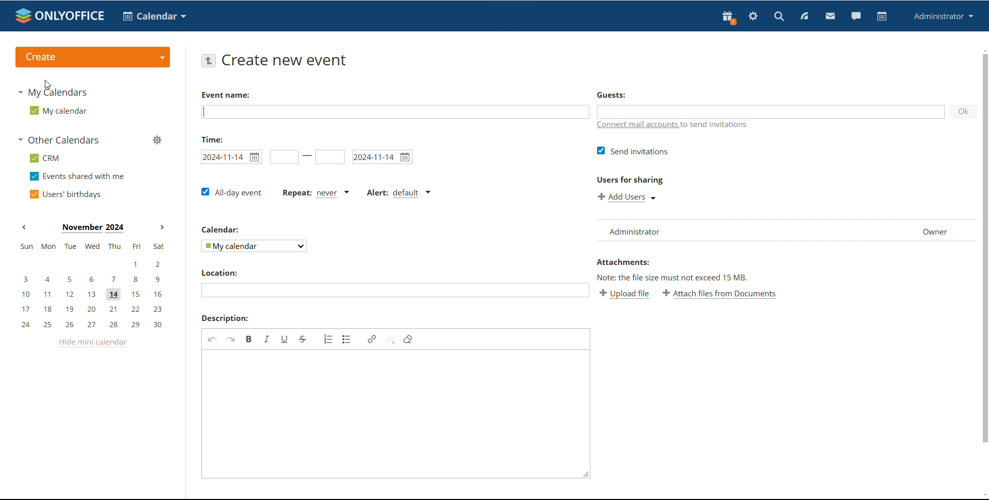 The width and height of the screenshot is (989, 500). What do you see at coordinates (92, 278) in the screenshot?
I see `3, 4, 5, 6, 7, 8, 9` at bounding box center [92, 278].